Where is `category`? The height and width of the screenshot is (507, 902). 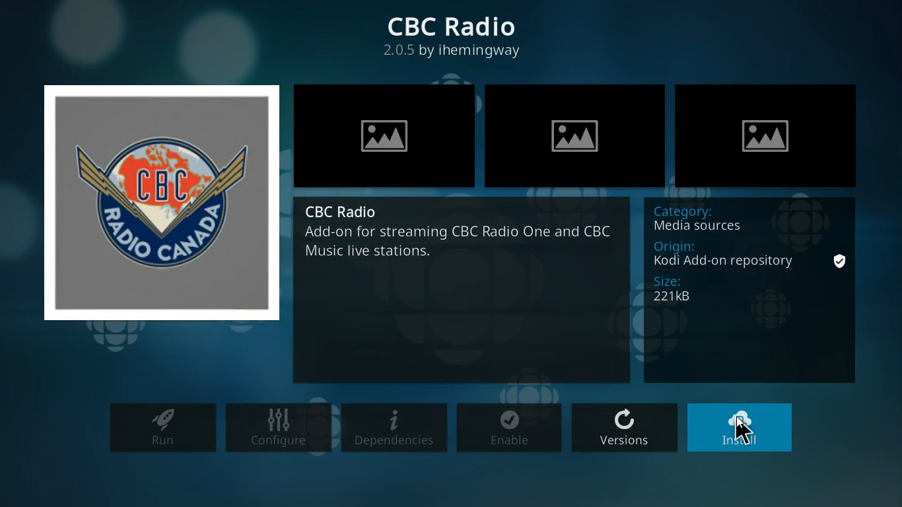
category is located at coordinates (709, 220).